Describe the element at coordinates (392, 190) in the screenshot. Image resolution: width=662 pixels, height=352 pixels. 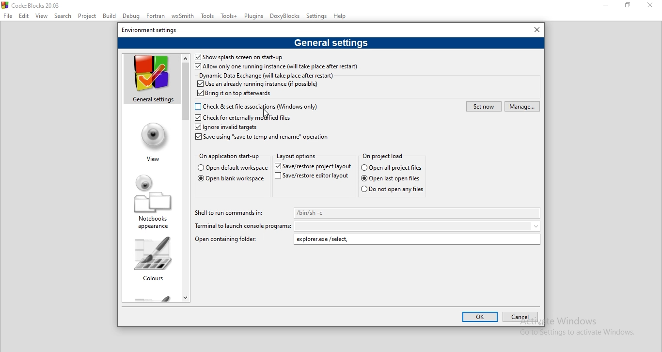
I see `Do not open any files` at that location.